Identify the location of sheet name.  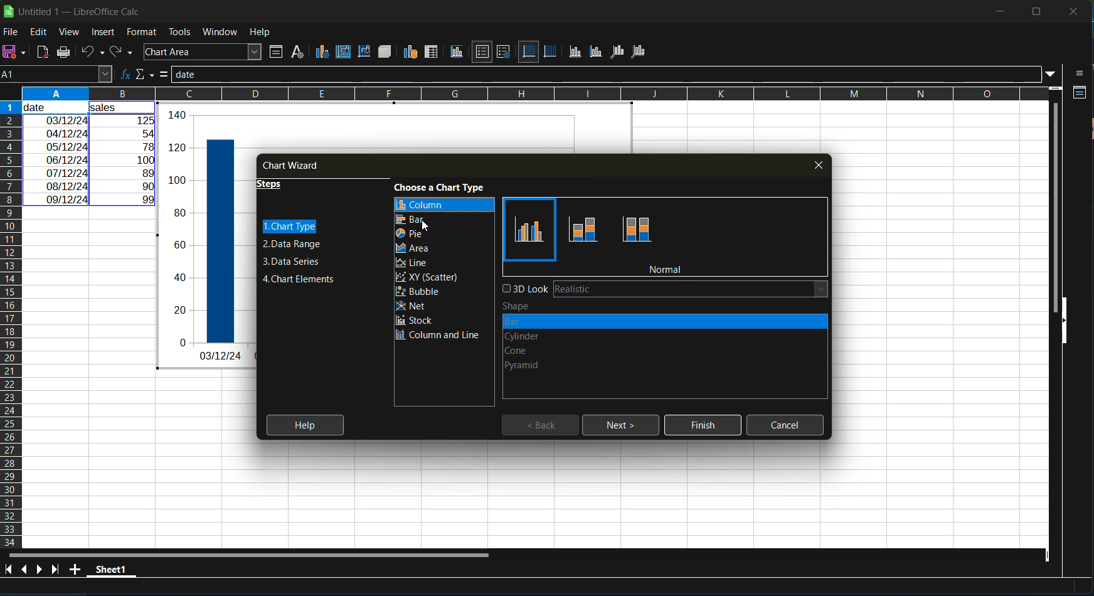
(112, 571).